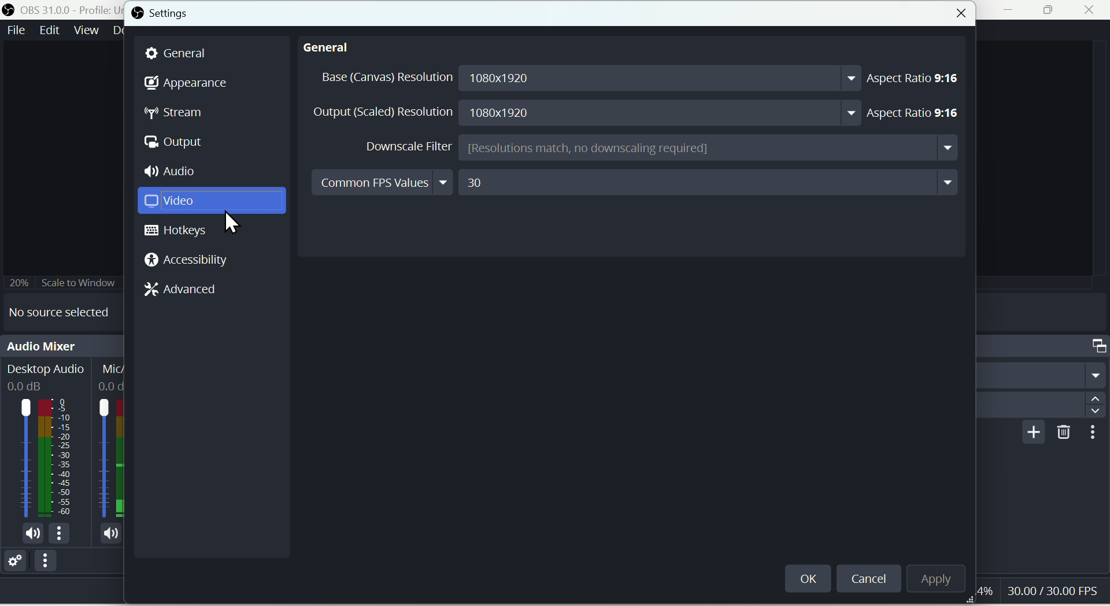 This screenshot has height=606, width=1110. Describe the element at coordinates (186, 82) in the screenshot. I see `Appearance` at that location.